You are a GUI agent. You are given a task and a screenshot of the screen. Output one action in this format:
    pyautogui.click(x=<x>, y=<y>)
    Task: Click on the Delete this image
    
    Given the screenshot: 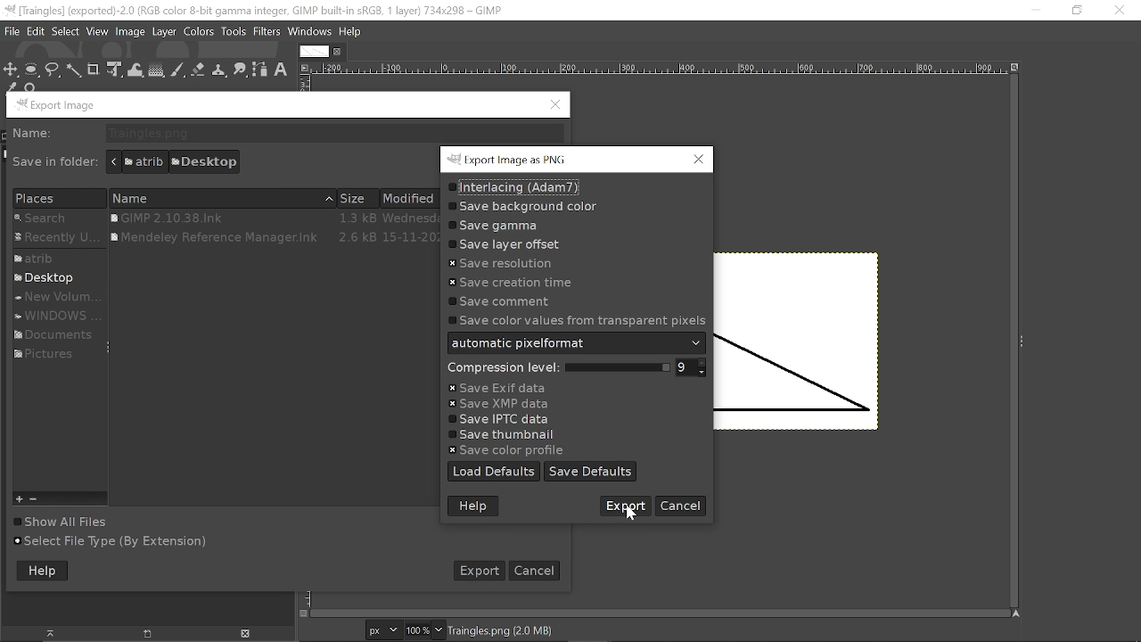 What is the action you would take?
    pyautogui.click(x=247, y=634)
    